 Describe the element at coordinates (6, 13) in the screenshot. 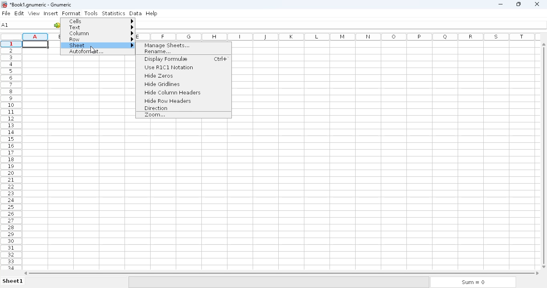

I see `file` at that location.